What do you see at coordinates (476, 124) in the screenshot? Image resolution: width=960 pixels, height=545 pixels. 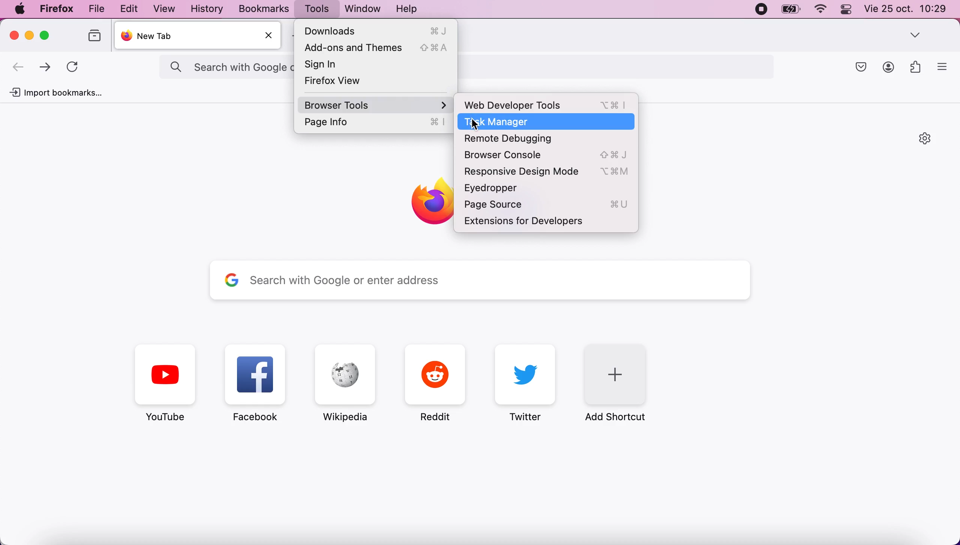 I see `Cursor` at bounding box center [476, 124].